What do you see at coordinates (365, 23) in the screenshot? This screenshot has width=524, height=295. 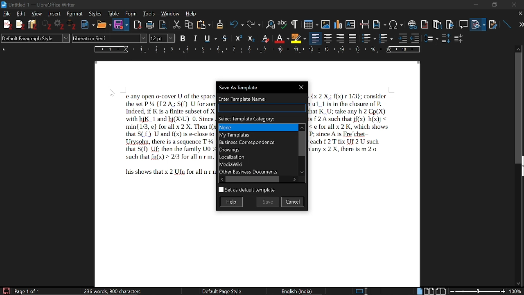 I see `Insert page break` at bounding box center [365, 23].